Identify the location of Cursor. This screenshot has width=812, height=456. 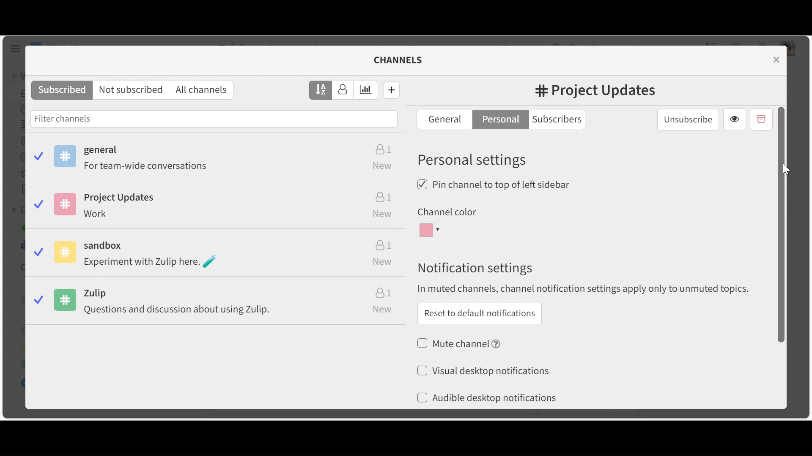
(793, 168).